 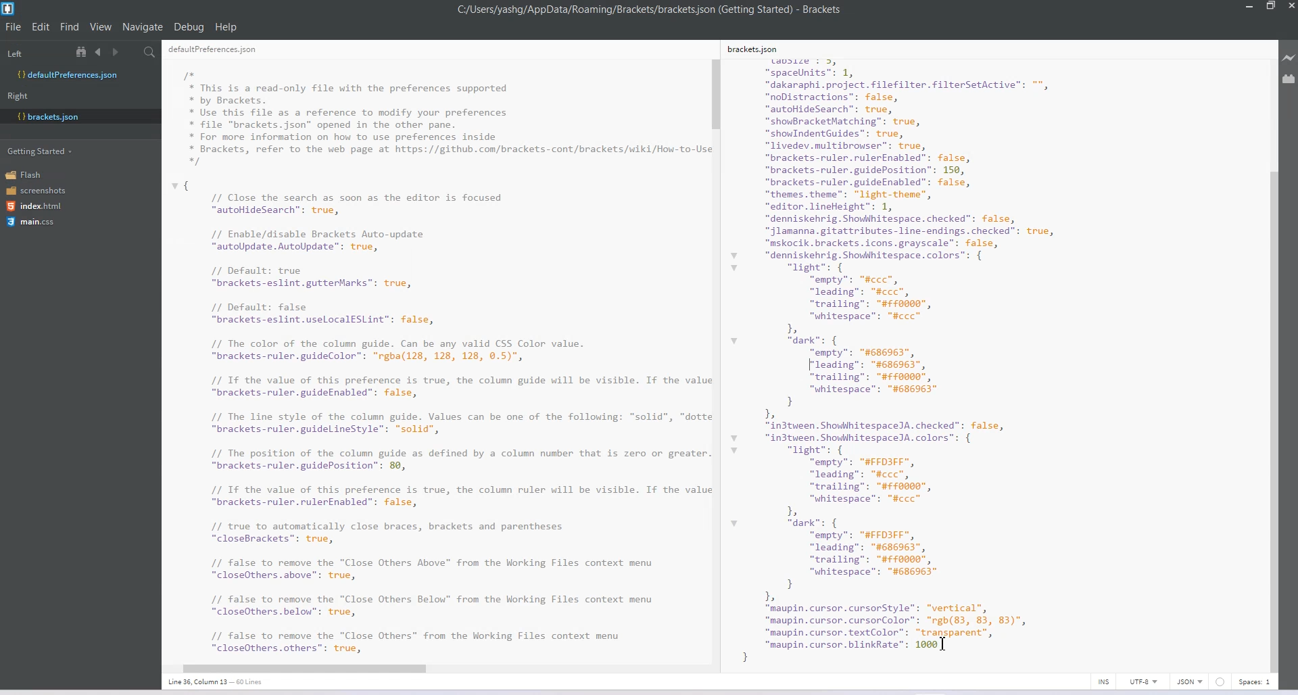 What do you see at coordinates (77, 116) in the screenshot?
I see `bracket.json` at bounding box center [77, 116].